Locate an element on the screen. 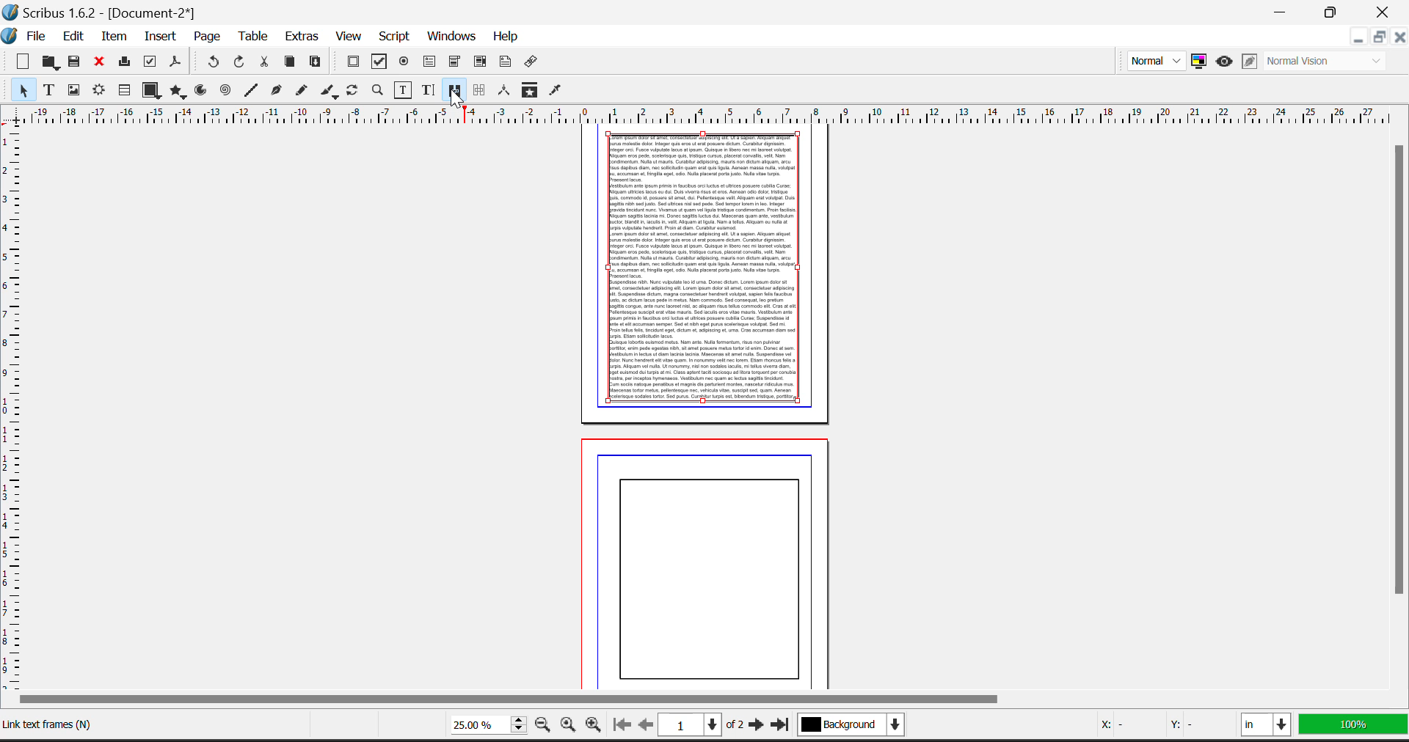 This screenshot has width=1409, height=742. Close is located at coordinates (1386, 10).